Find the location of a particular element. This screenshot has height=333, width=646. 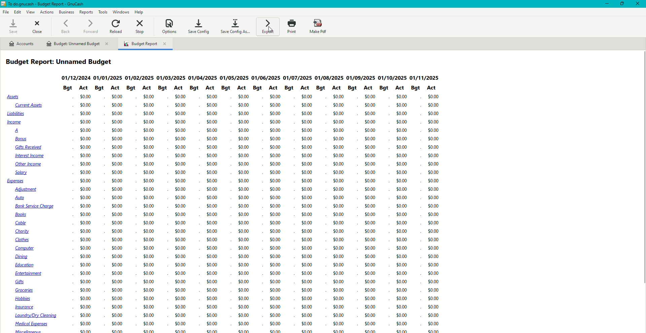

$0.00 is located at coordinates (246, 114).